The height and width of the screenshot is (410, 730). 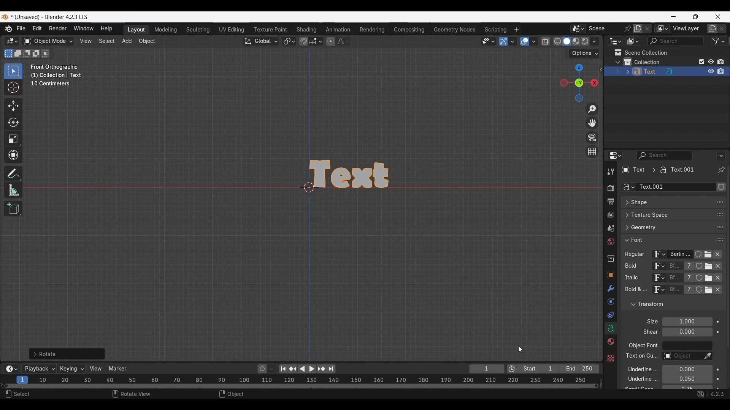 What do you see at coordinates (702, 61) in the screenshot?
I see `Exclude from view layer` at bounding box center [702, 61].